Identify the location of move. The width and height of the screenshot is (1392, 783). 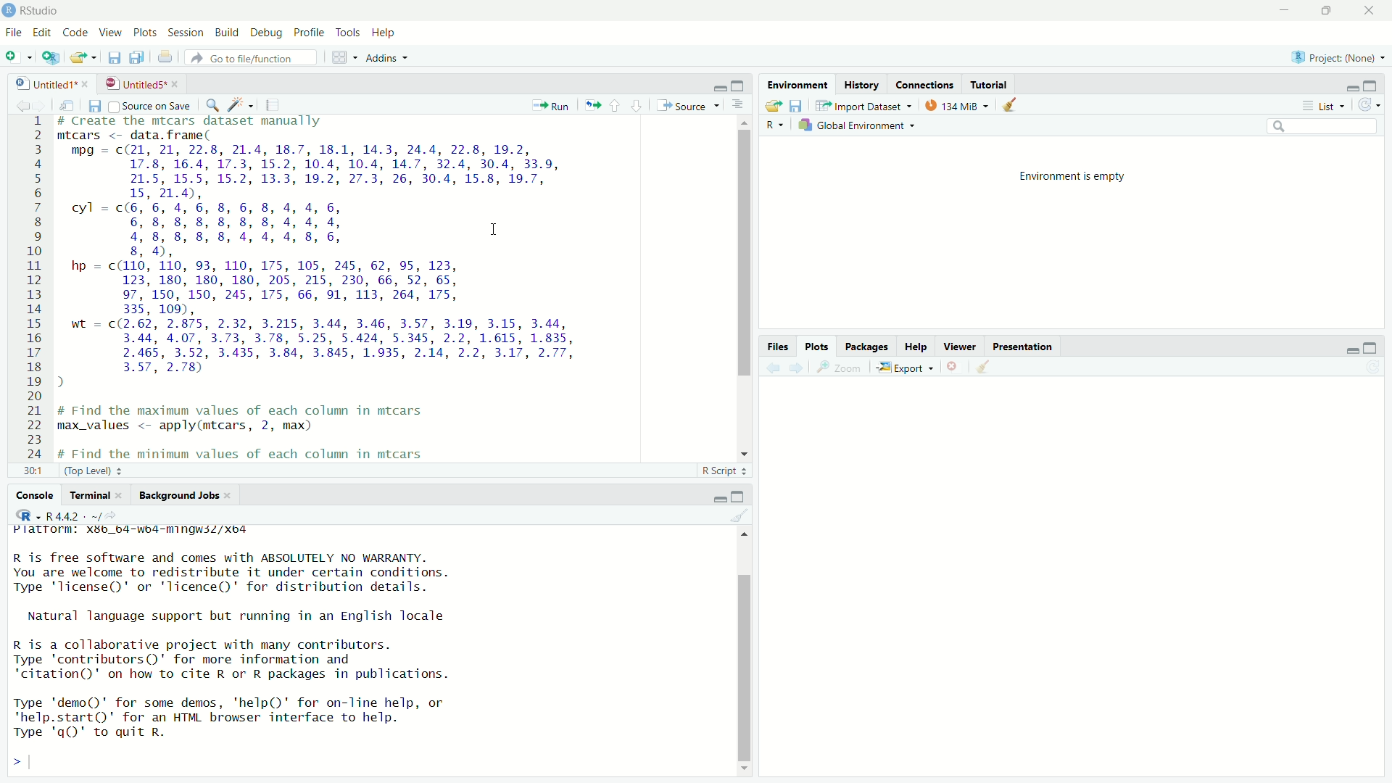
(72, 106).